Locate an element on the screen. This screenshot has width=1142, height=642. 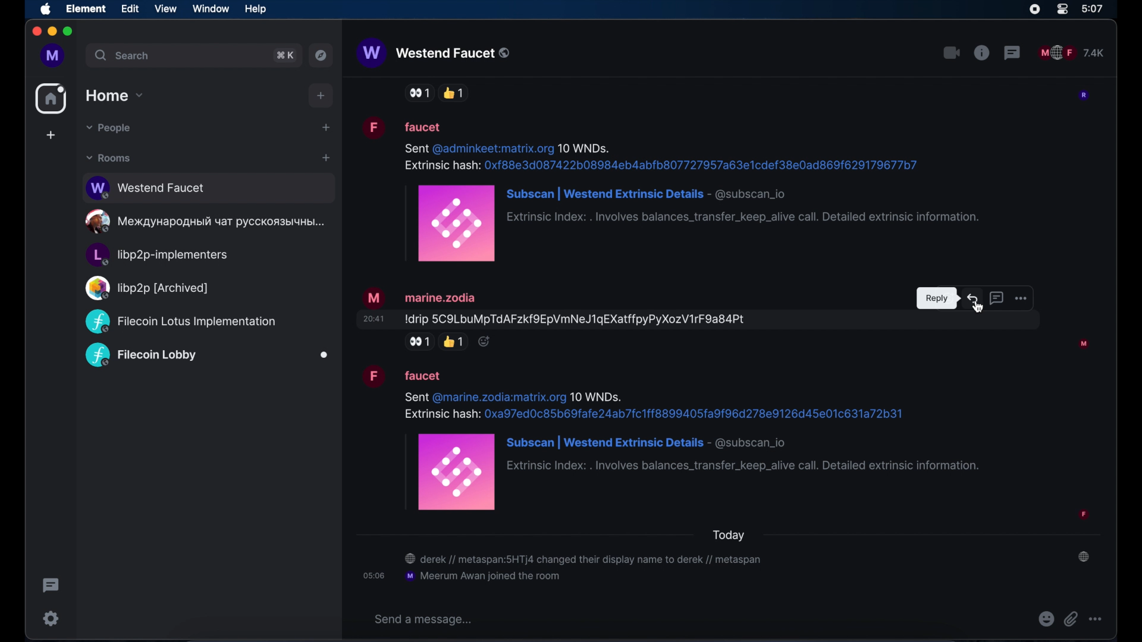
participant profile picture is located at coordinates (1083, 514).